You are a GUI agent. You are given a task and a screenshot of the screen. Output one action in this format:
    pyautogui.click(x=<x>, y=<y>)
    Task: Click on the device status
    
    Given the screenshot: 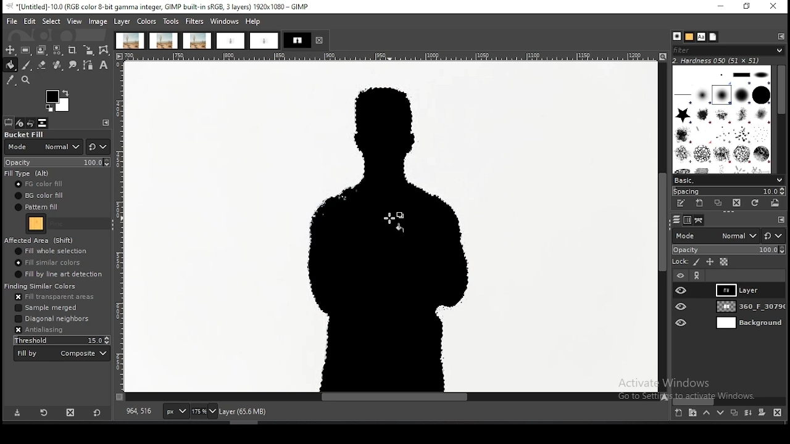 What is the action you would take?
    pyautogui.click(x=20, y=123)
    